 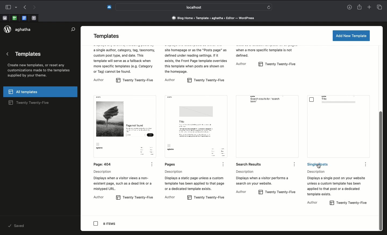 What do you see at coordinates (207, 197) in the screenshot?
I see `twenty twenty-five` at bounding box center [207, 197].